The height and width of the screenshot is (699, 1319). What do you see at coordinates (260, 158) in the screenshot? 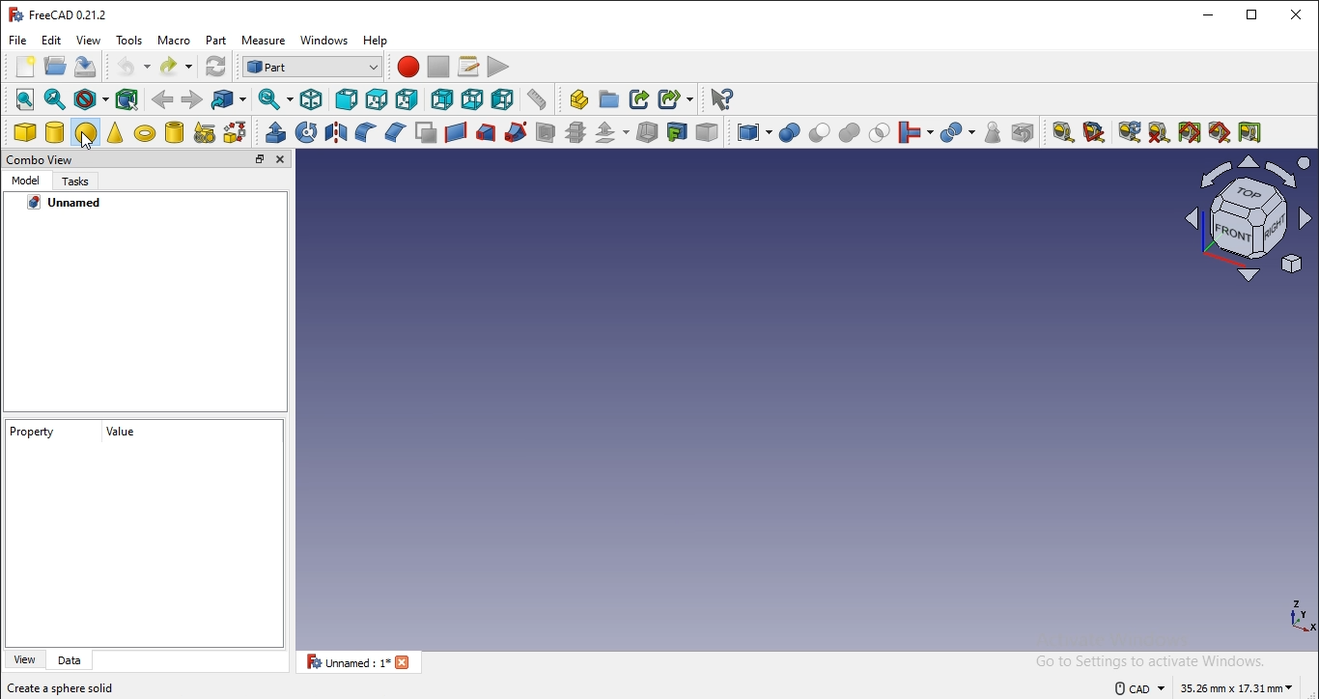
I see `restore` at bounding box center [260, 158].